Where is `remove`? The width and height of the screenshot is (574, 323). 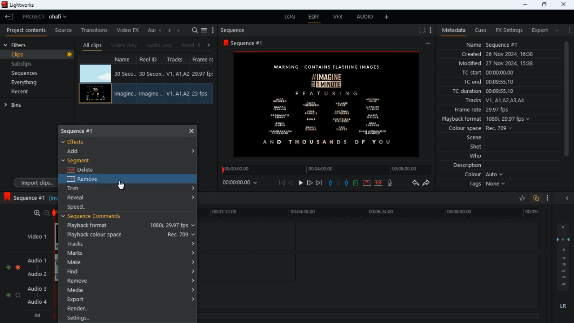 remove is located at coordinates (84, 179).